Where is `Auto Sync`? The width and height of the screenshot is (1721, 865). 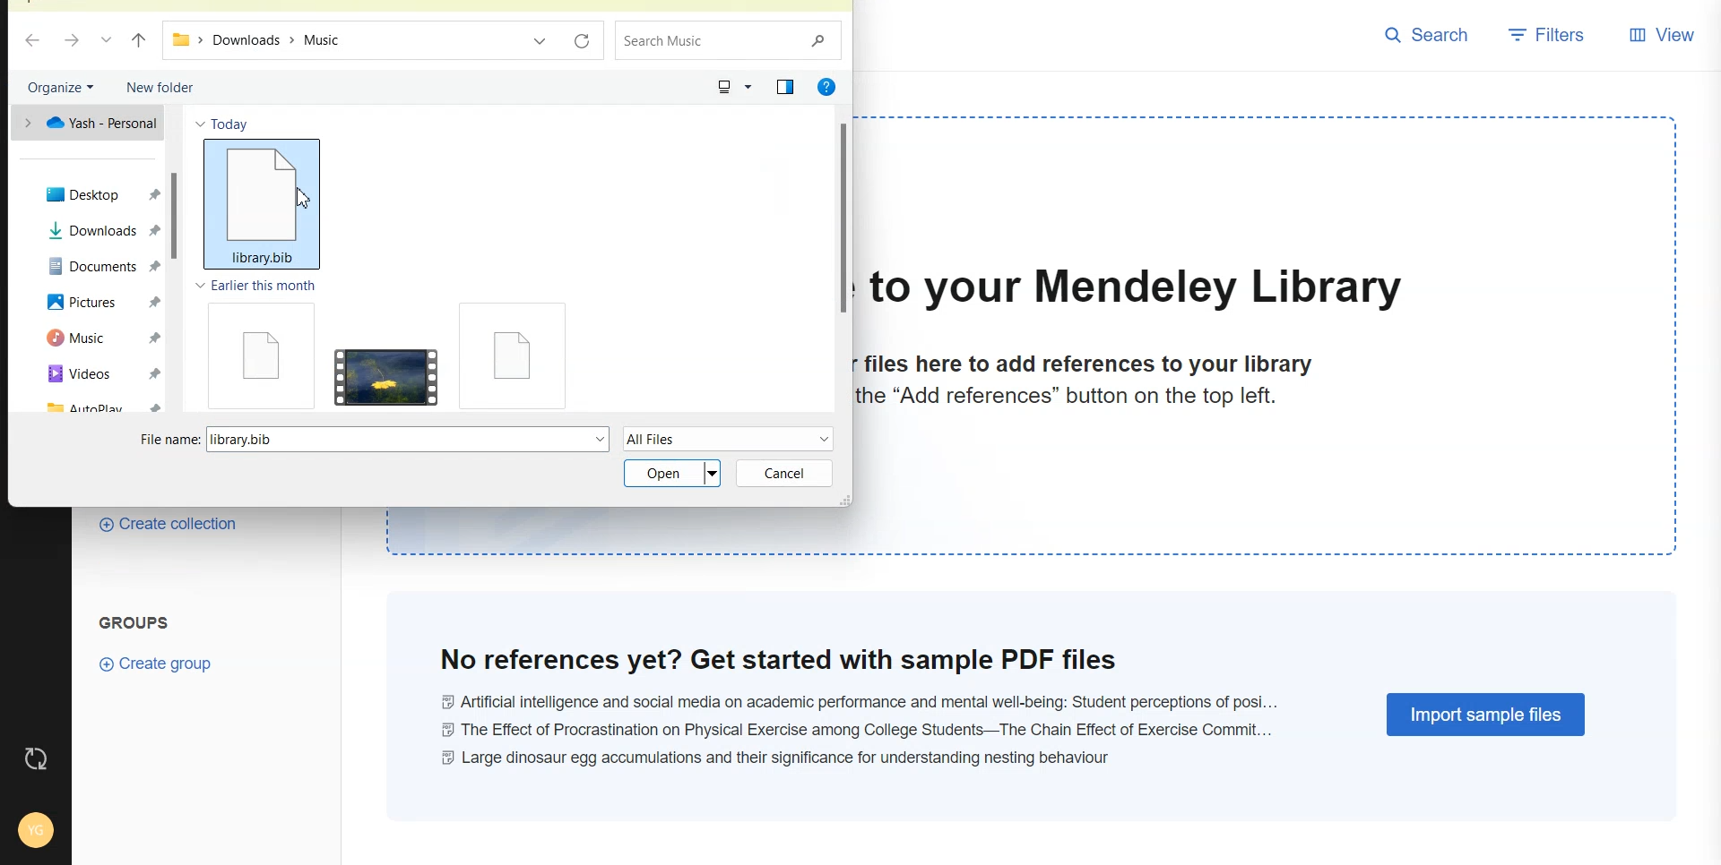
Auto Sync is located at coordinates (33, 758).